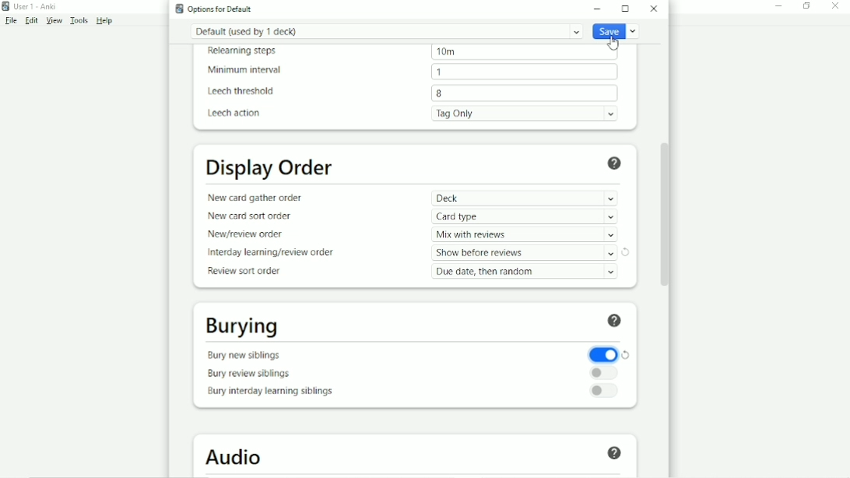 This screenshot has width=850, height=478. What do you see at coordinates (252, 374) in the screenshot?
I see `Bury review siblings` at bounding box center [252, 374].